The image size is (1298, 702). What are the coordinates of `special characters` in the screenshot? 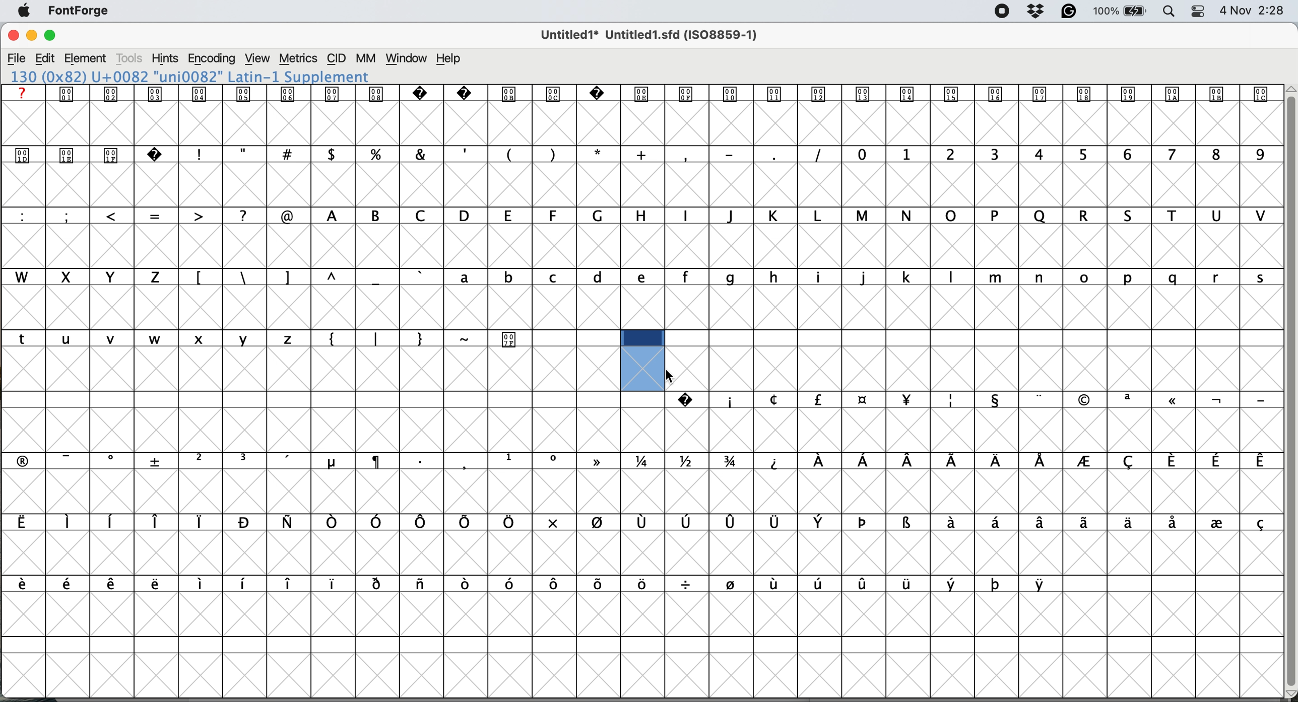 It's located at (310, 277).